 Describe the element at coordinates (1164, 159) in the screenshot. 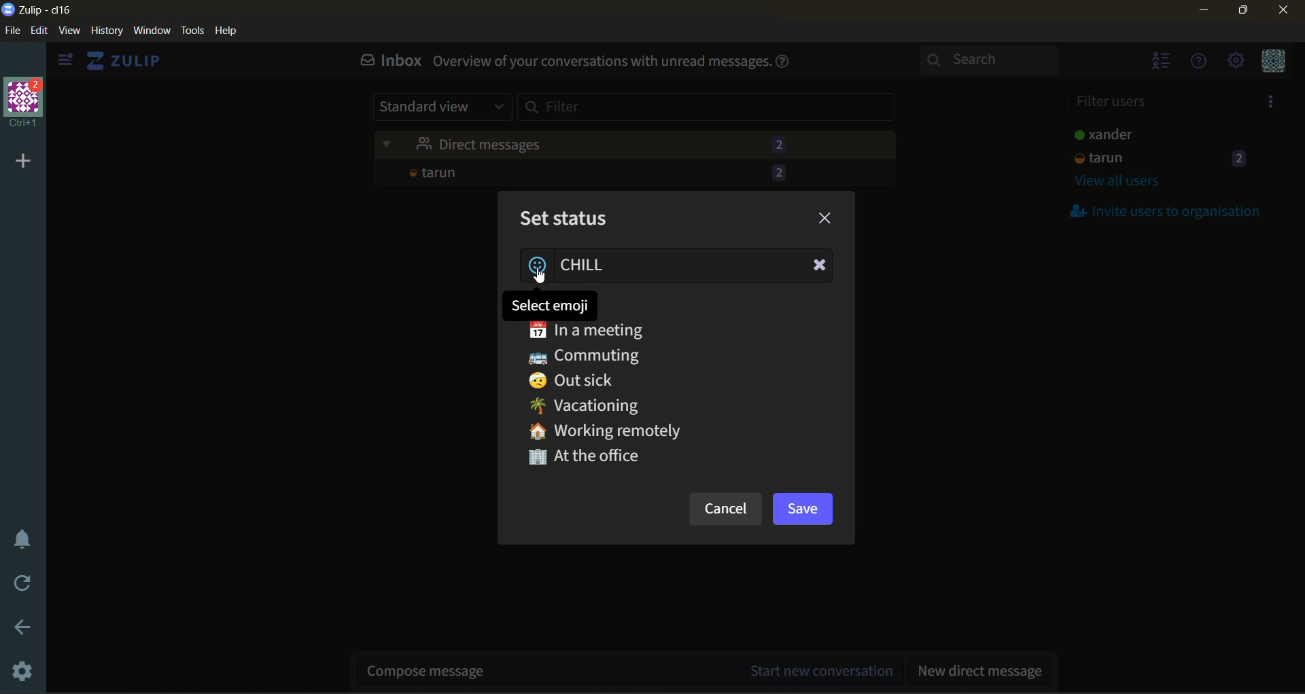

I see `tarun` at that location.